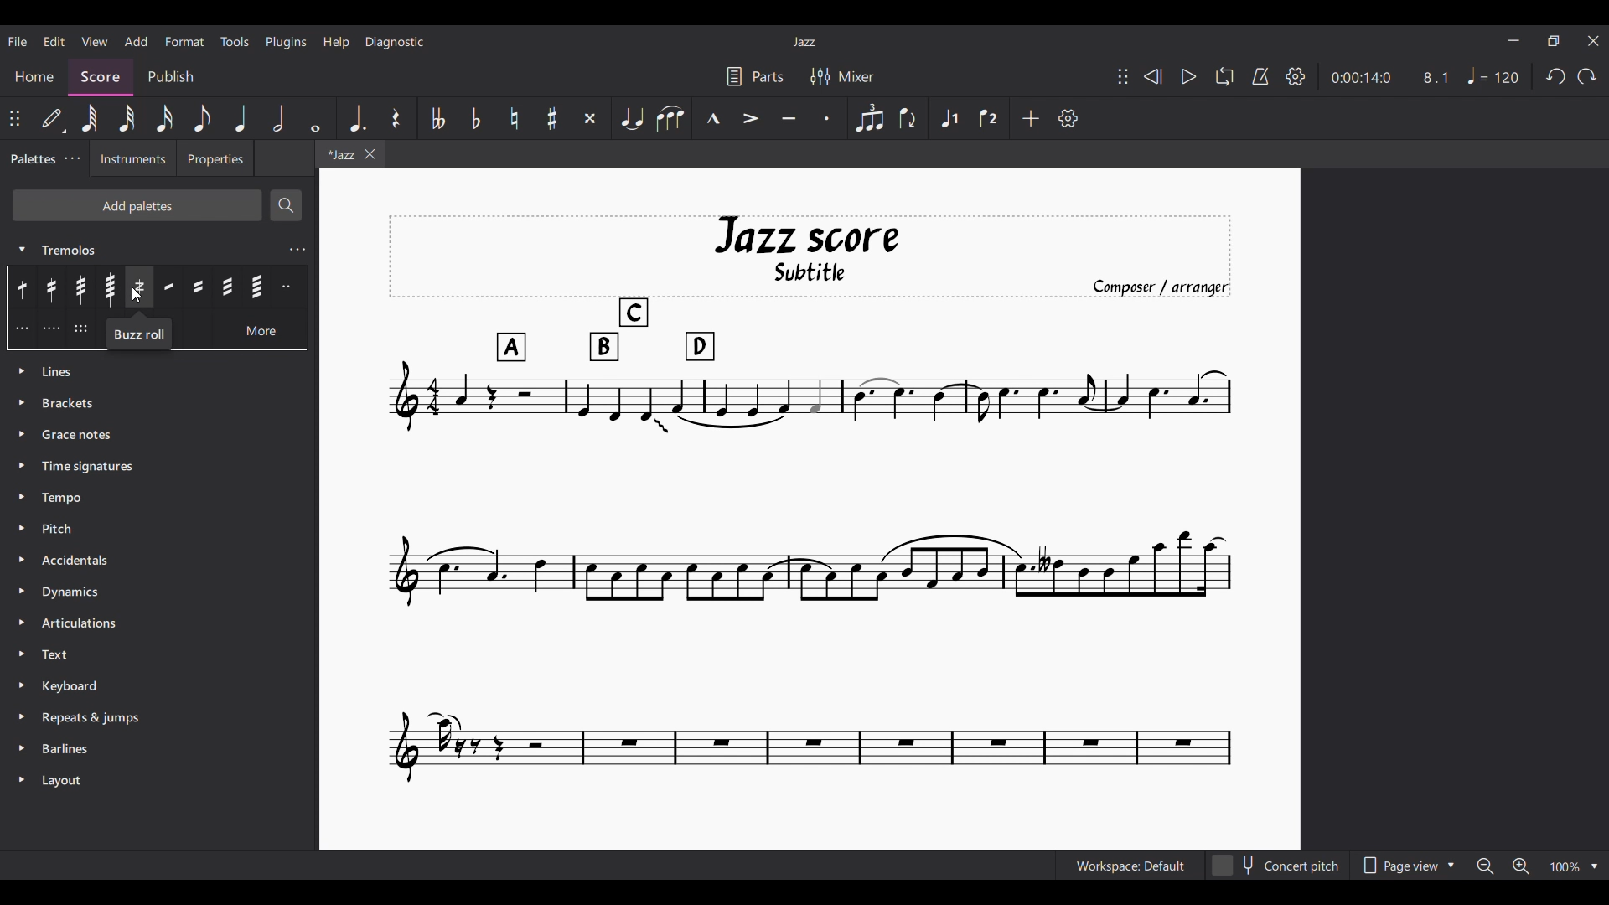  What do you see at coordinates (227, 287) in the screenshot?
I see `32nd between notes` at bounding box center [227, 287].